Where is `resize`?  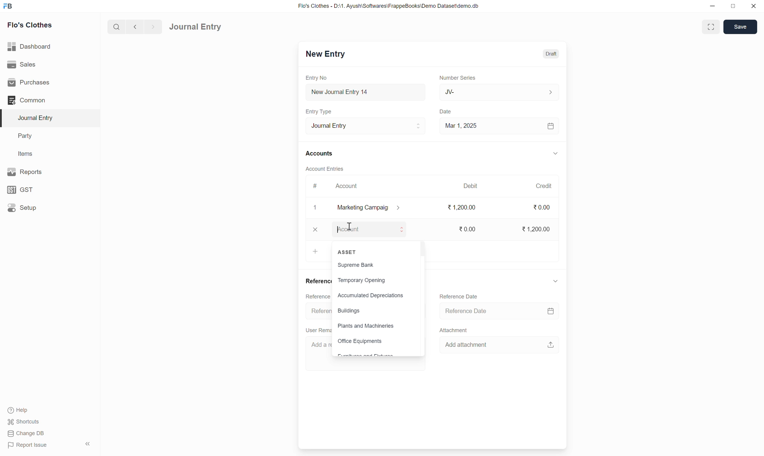 resize is located at coordinates (732, 6).